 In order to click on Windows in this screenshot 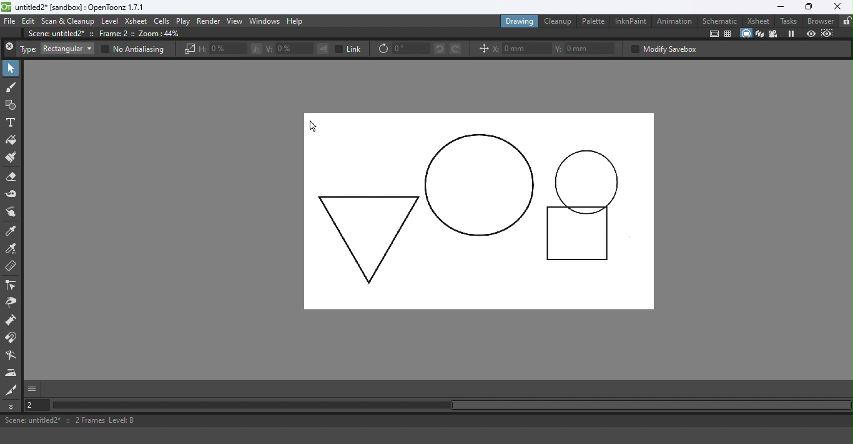, I will do `click(264, 22)`.